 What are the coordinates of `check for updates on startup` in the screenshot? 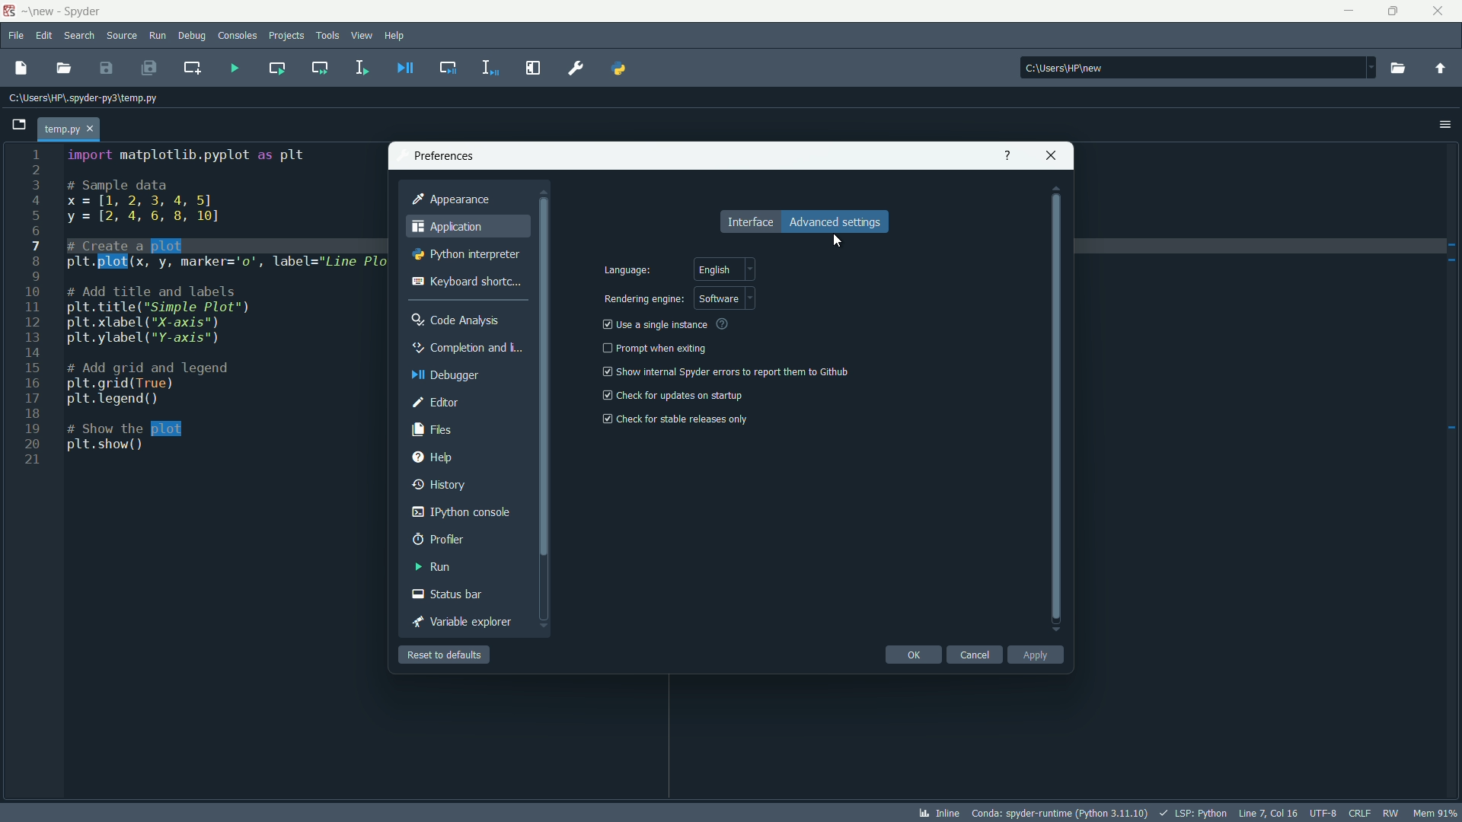 It's located at (682, 396).